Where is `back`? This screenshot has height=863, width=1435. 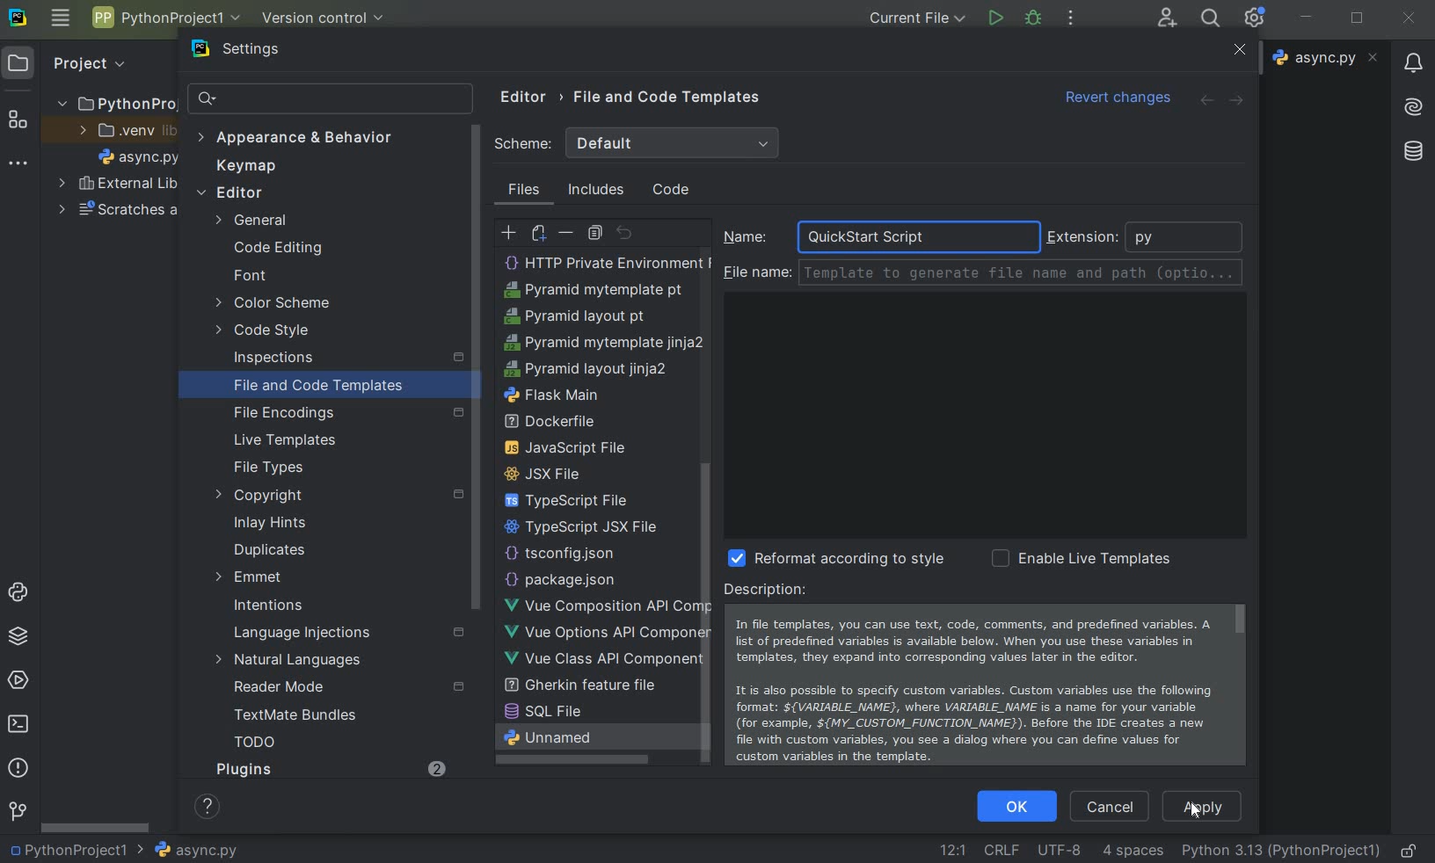 back is located at coordinates (1206, 100).